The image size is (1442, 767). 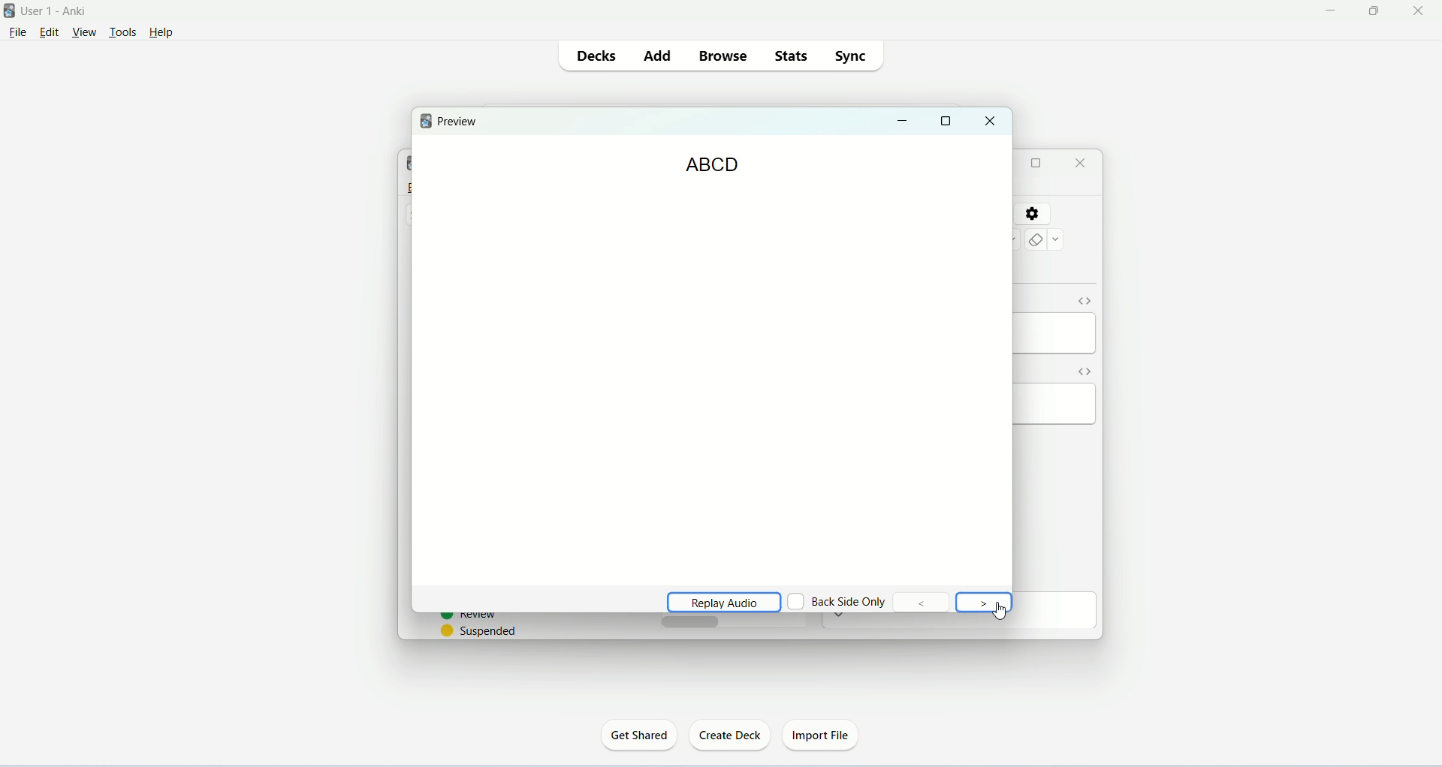 What do you see at coordinates (1083, 371) in the screenshot?
I see `toggle HTML editor` at bounding box center [1083, 371].